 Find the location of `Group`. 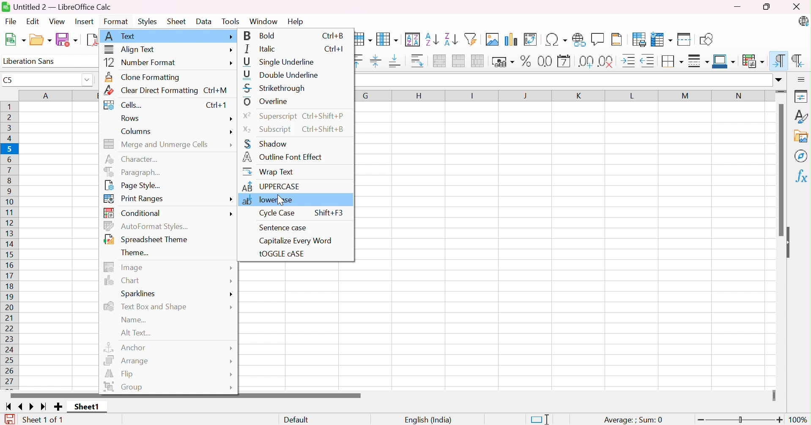

Group is located at coordinates (123, 386).